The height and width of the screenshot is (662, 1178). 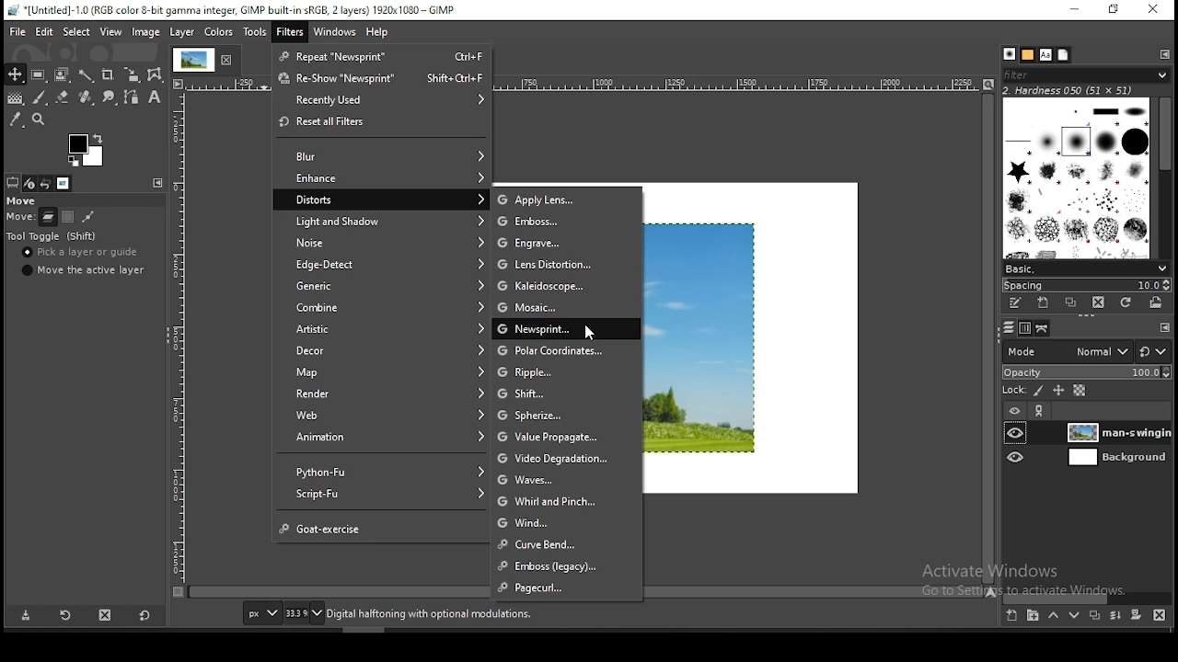 What do you see at coordinates (21, 215) in the screenshot?
I see `scale (horizontal)` at bounding box center [21, 215].